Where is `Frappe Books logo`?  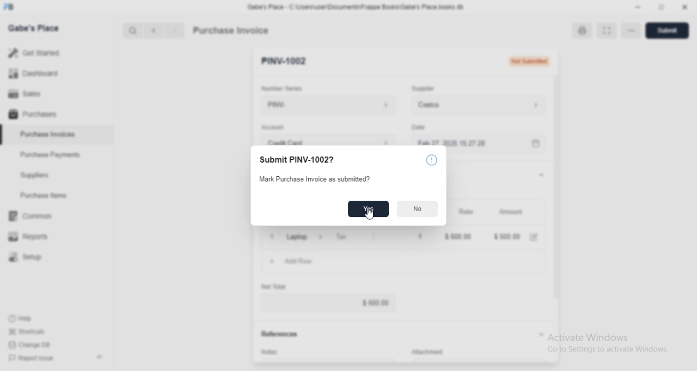
Frappe Books logo is located at coordinates (8, 7).